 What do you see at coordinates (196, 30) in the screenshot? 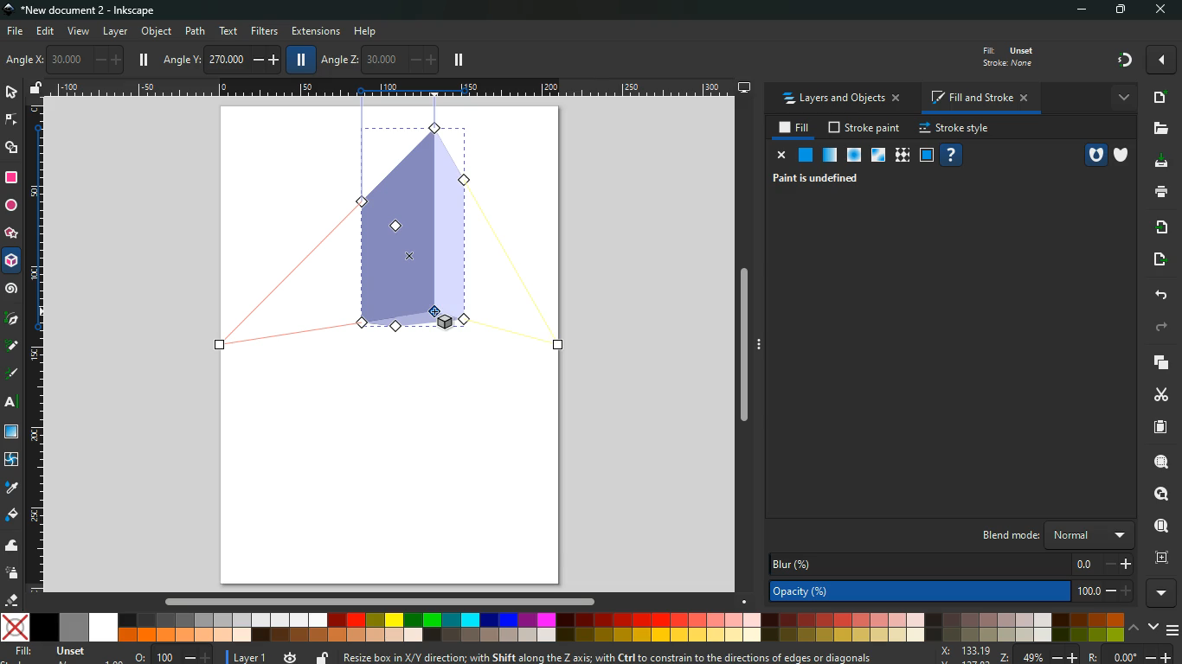
I see `path` at bounding box center [196, 30].